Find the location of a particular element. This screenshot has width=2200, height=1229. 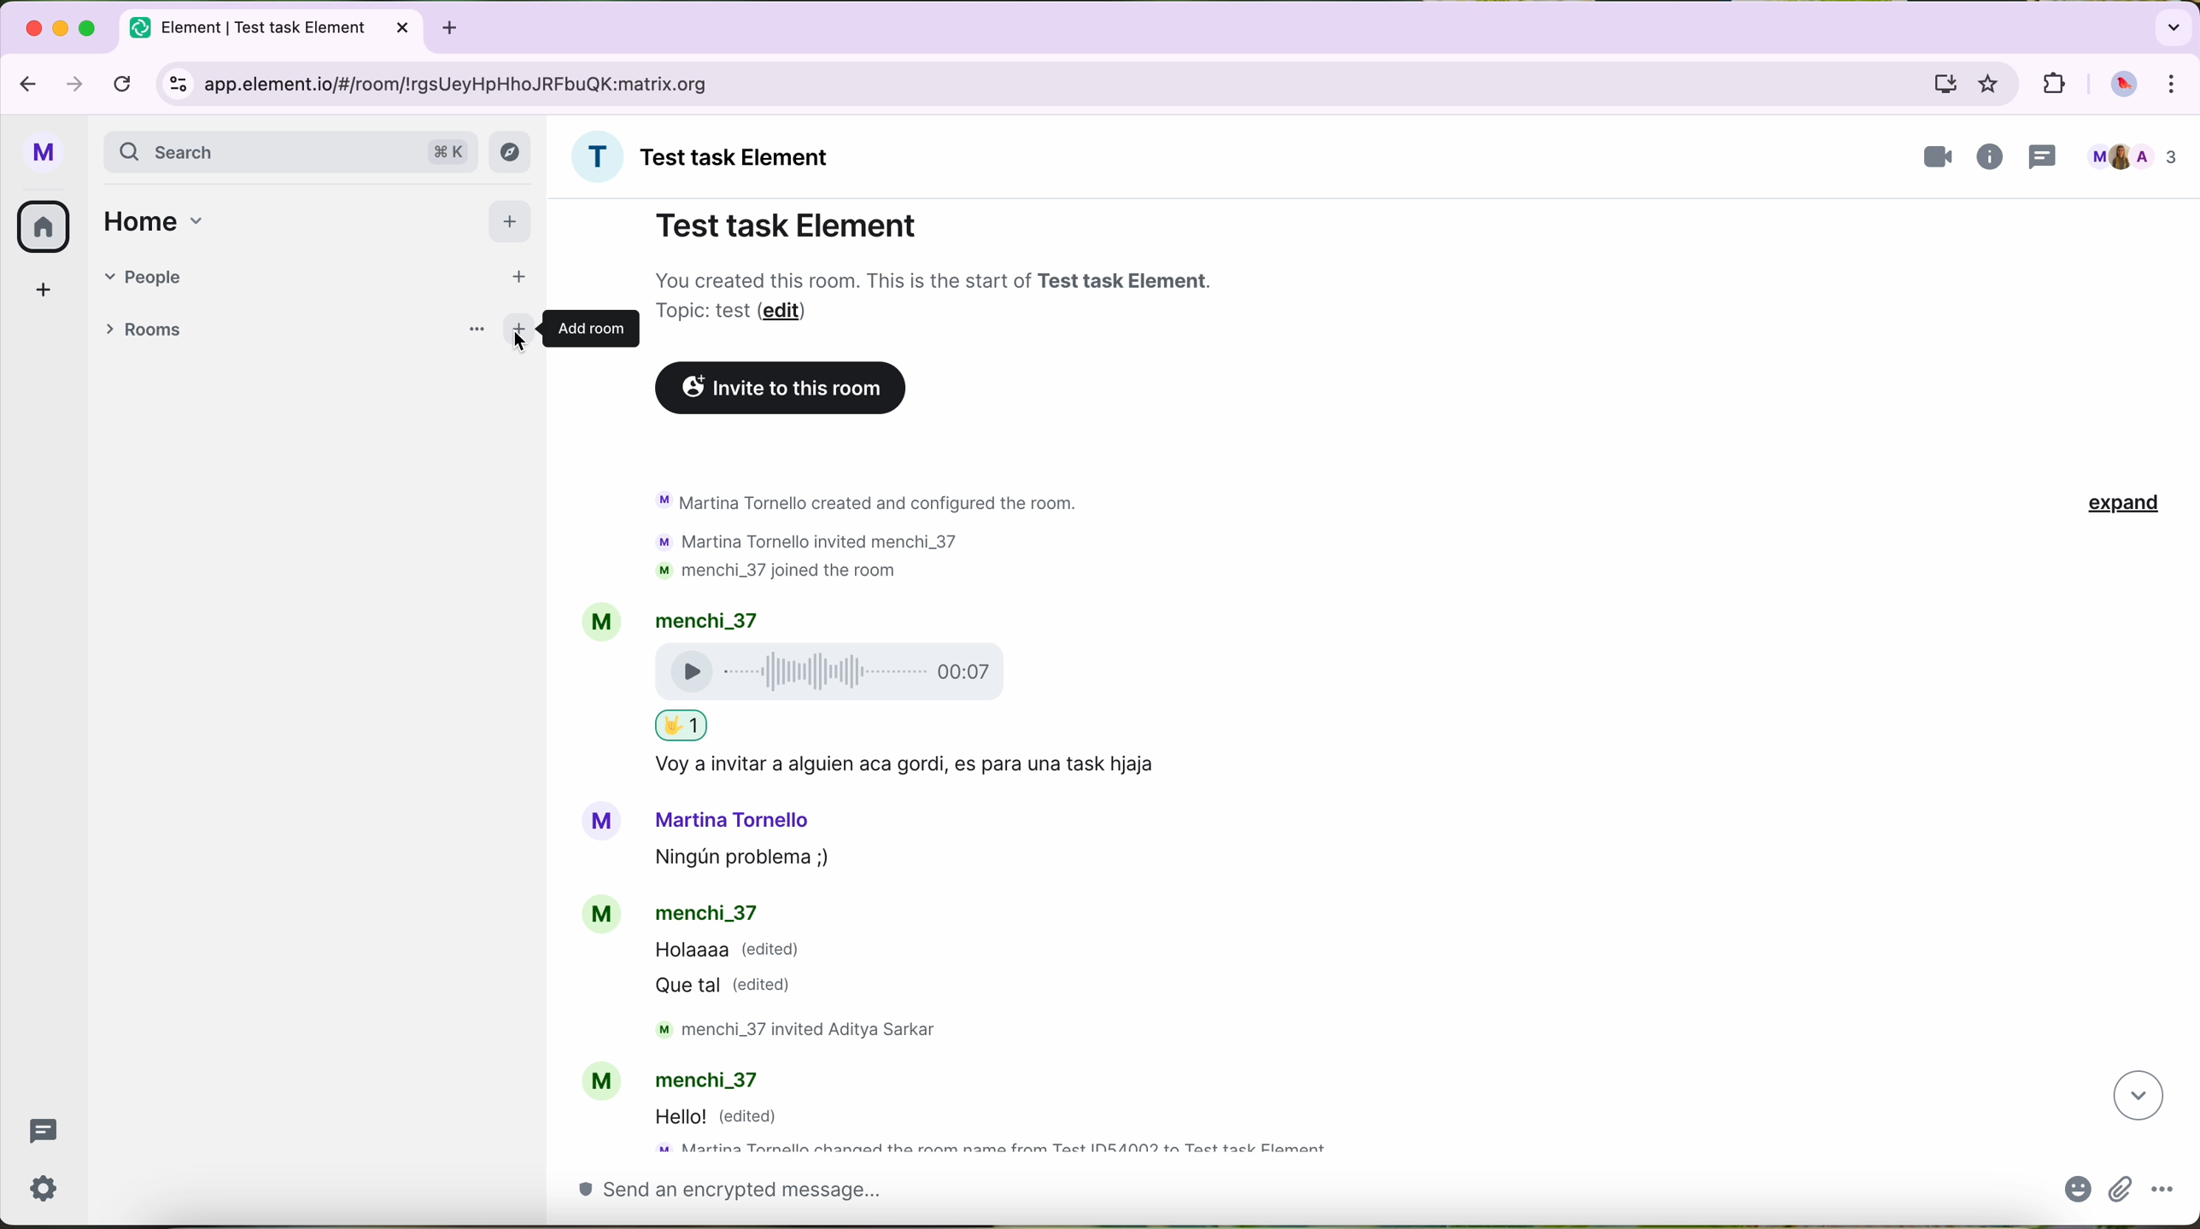

invite to this room button is located at coordinates (784, 388).